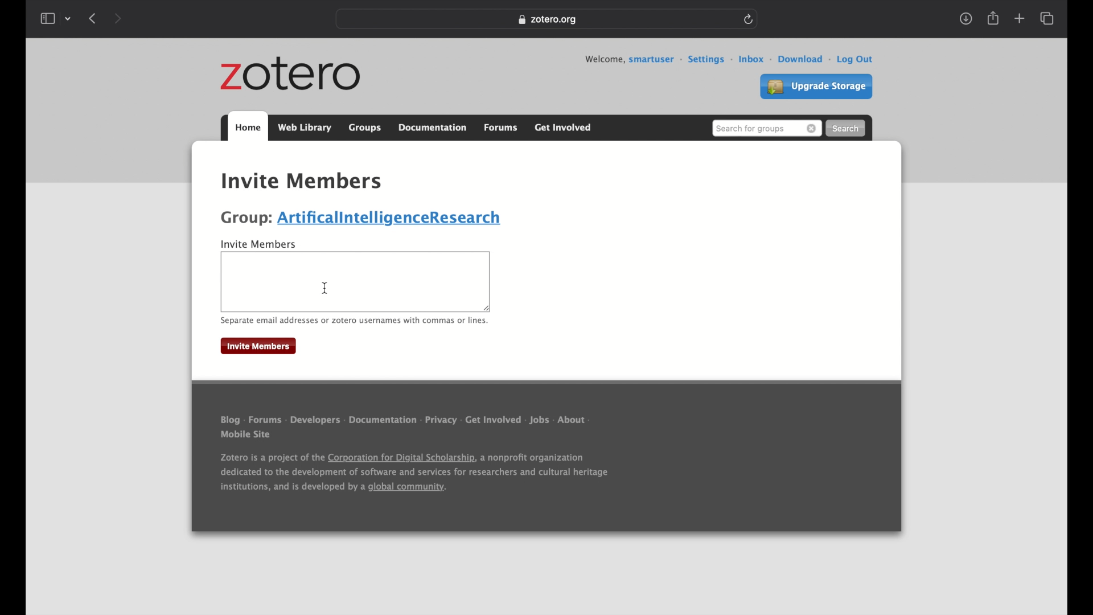 The height and width of the screenshot is (615, 1093). What do you see at coordinates (120, 18) in the screenshot?
I see `next ` at bounding box center [120, 18].